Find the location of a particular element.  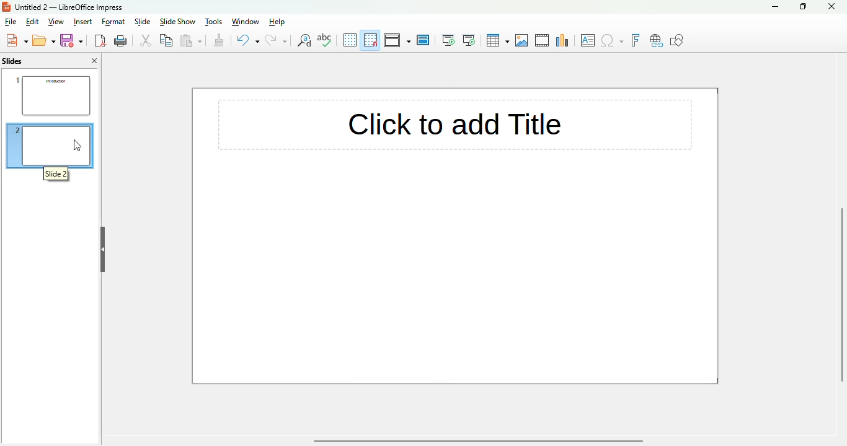

cursor is located at coordinates (78, 144).